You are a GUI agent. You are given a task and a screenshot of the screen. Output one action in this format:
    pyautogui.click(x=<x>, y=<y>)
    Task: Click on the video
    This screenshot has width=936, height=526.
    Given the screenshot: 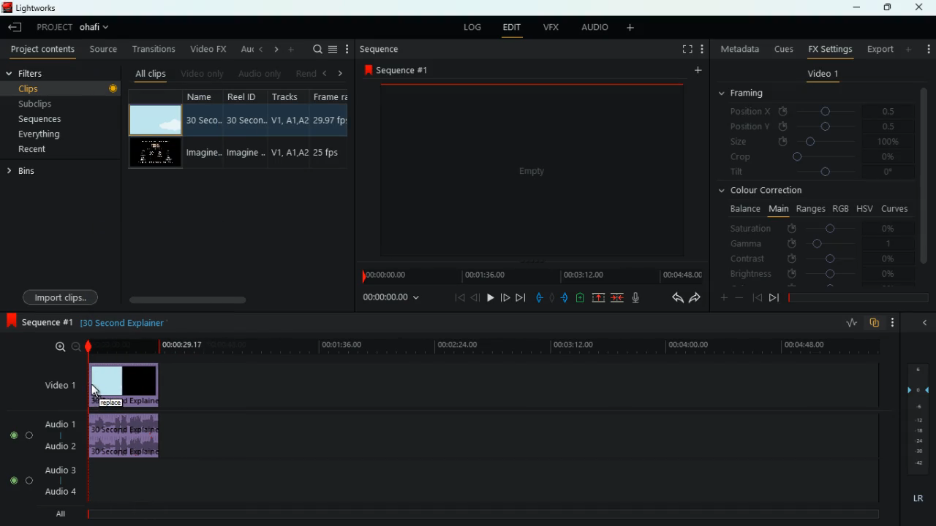 What is the action you would take?
    pyautogui.click(x=154, y=155)
    